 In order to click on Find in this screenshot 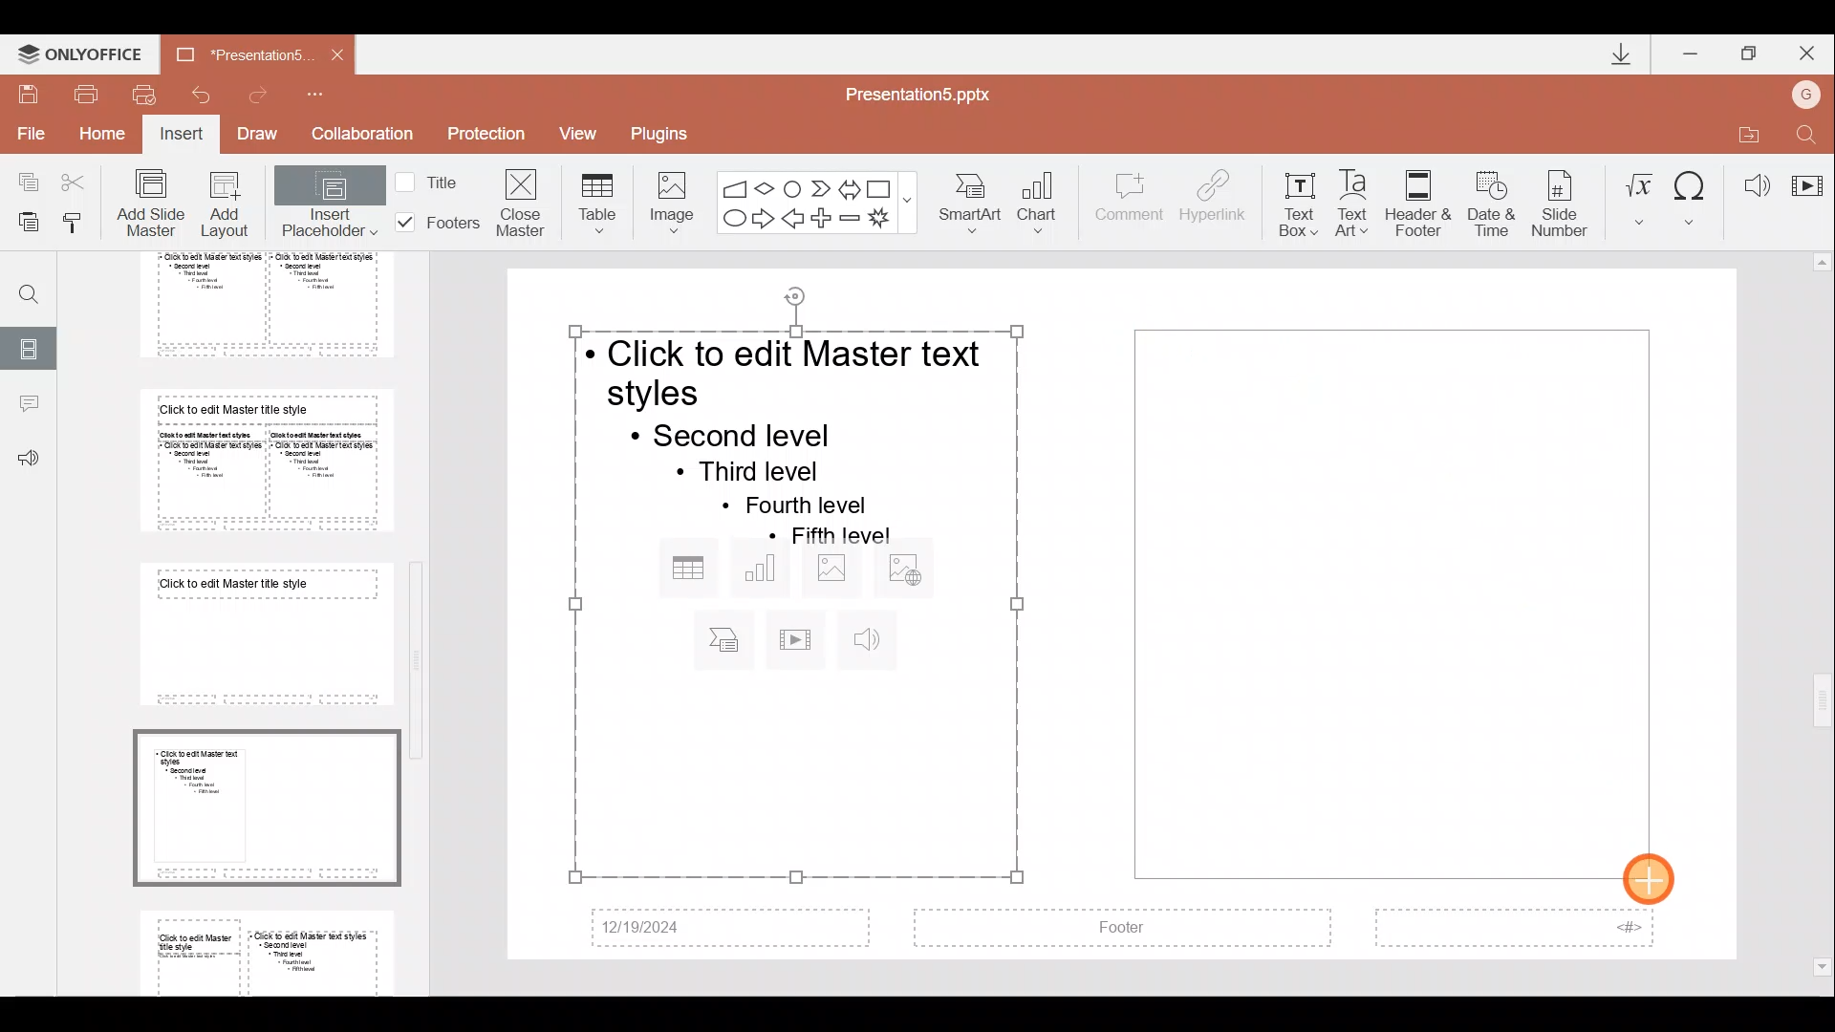, I will do `click(1808, 131)`.